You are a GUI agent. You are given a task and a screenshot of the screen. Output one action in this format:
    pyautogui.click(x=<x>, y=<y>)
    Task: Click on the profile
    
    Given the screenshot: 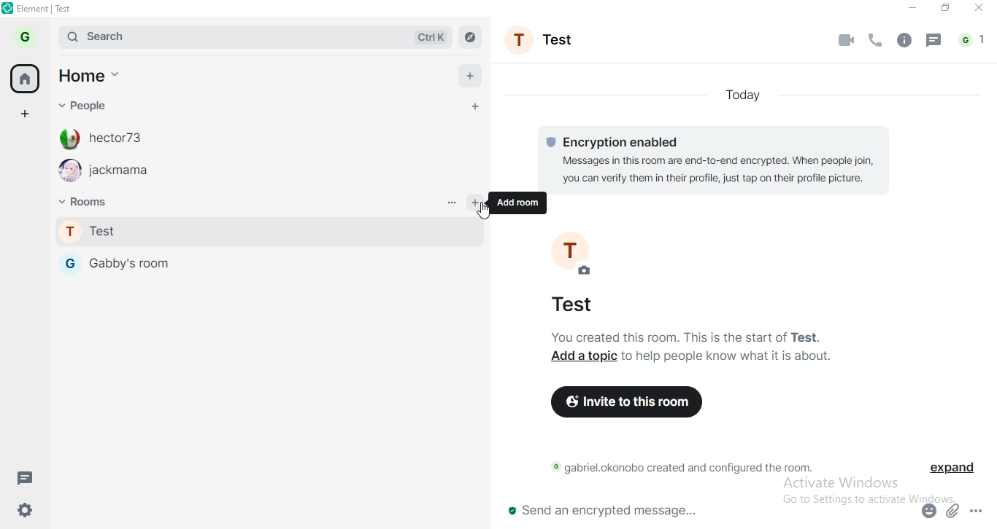 What is the action you would take?
    pyautogui.click(x=540, y=45)
    